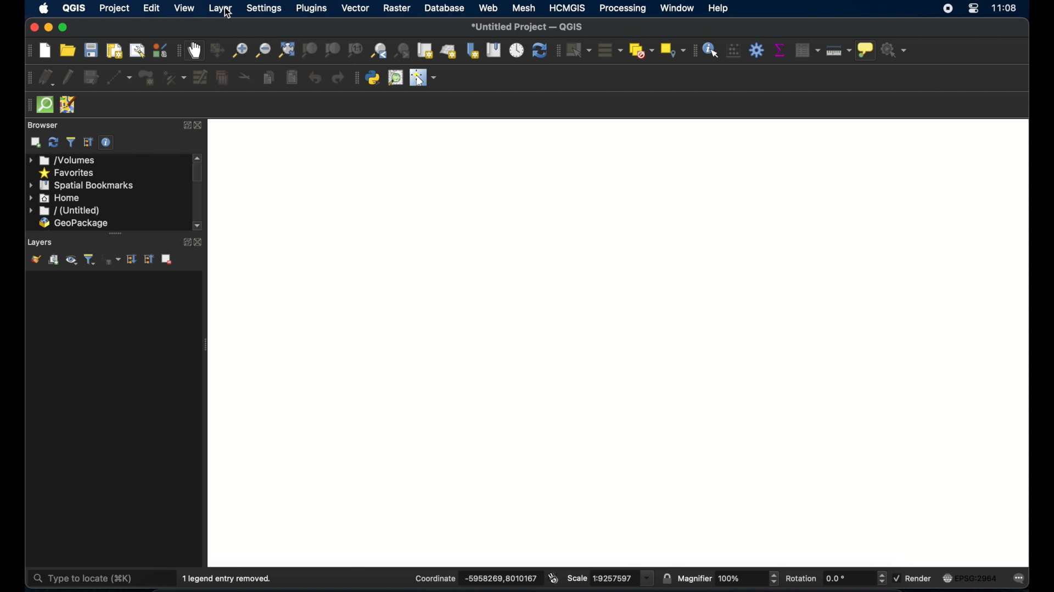 Image resolution: width=1054 pixels, height=592 pixels. I want to click on add group, so click(54, 260).